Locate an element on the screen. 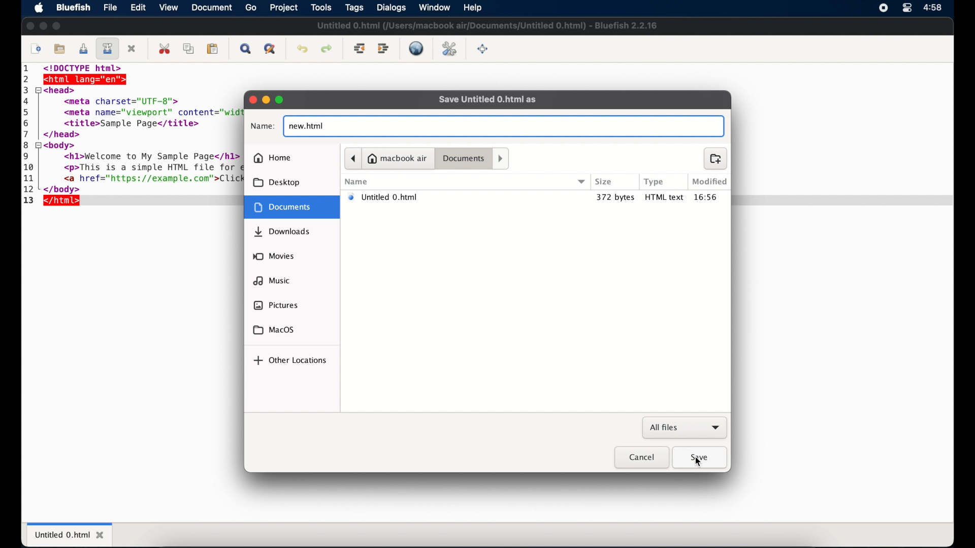  all files dropdown is located at coordinates (685, 428).